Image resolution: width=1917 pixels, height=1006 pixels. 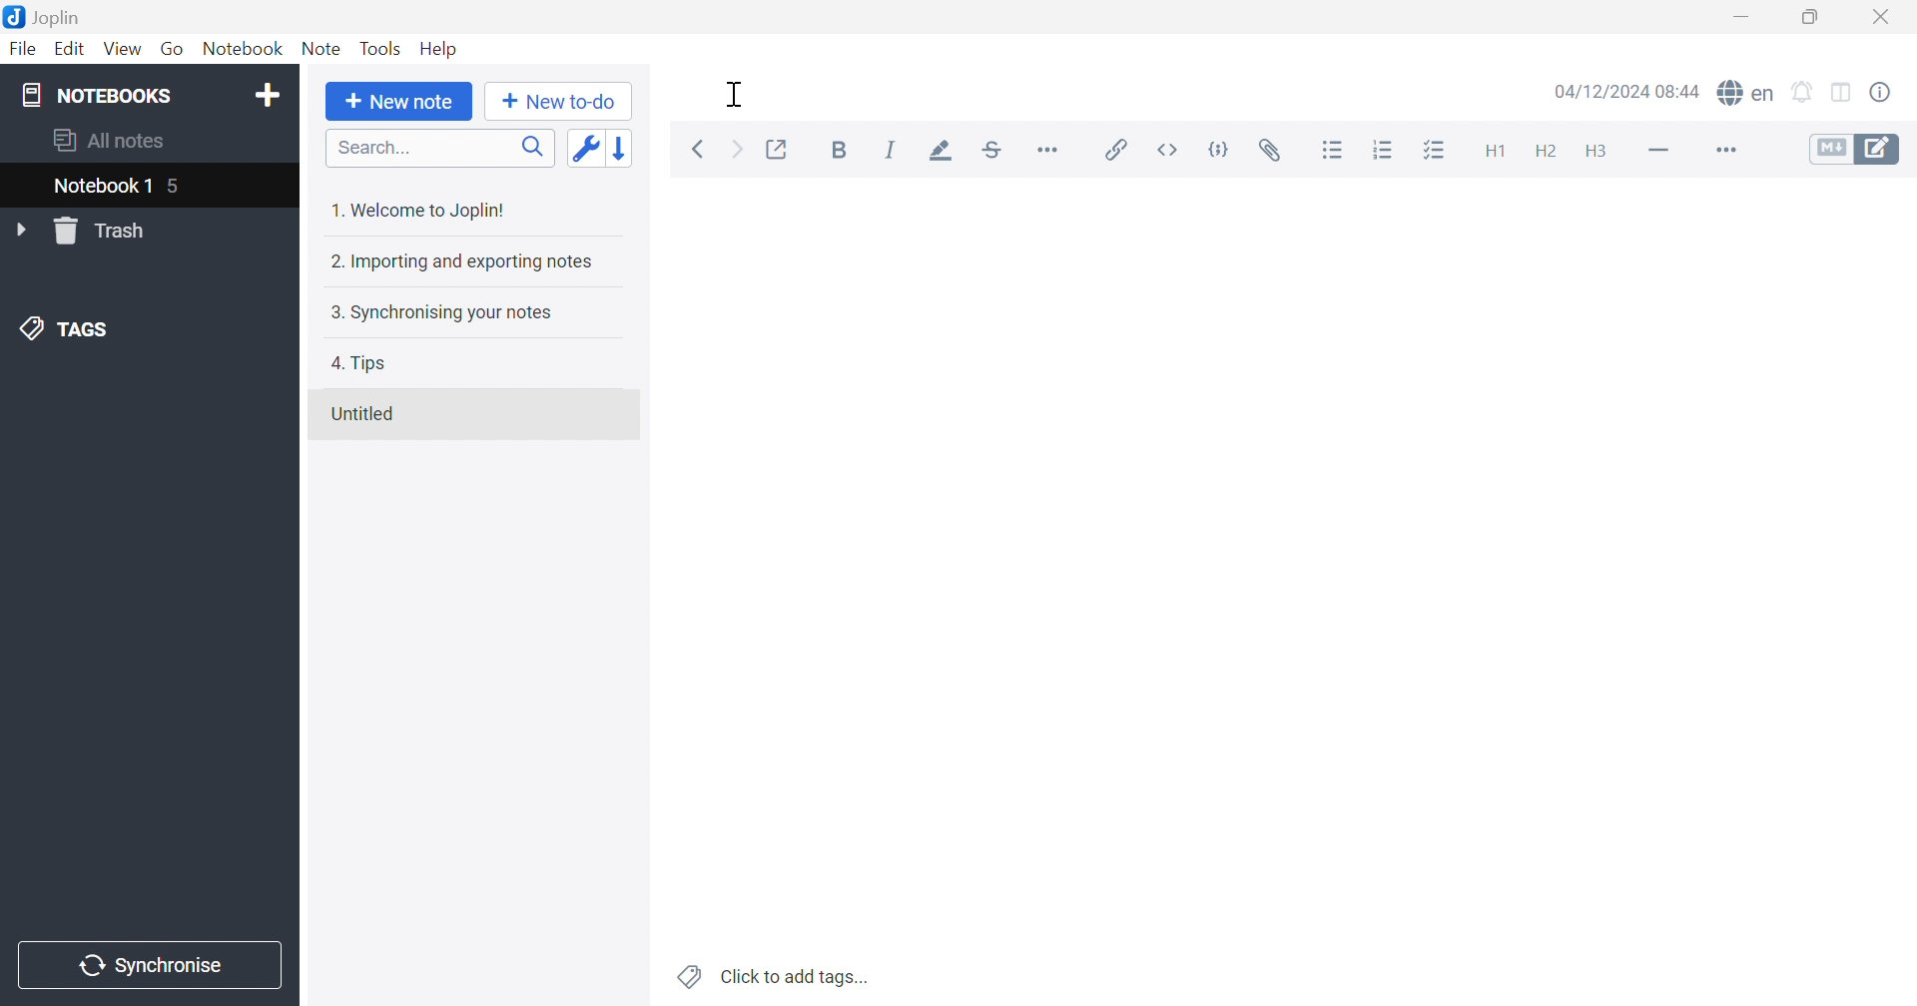 I want to click on 5, so click(x=178, y=189).